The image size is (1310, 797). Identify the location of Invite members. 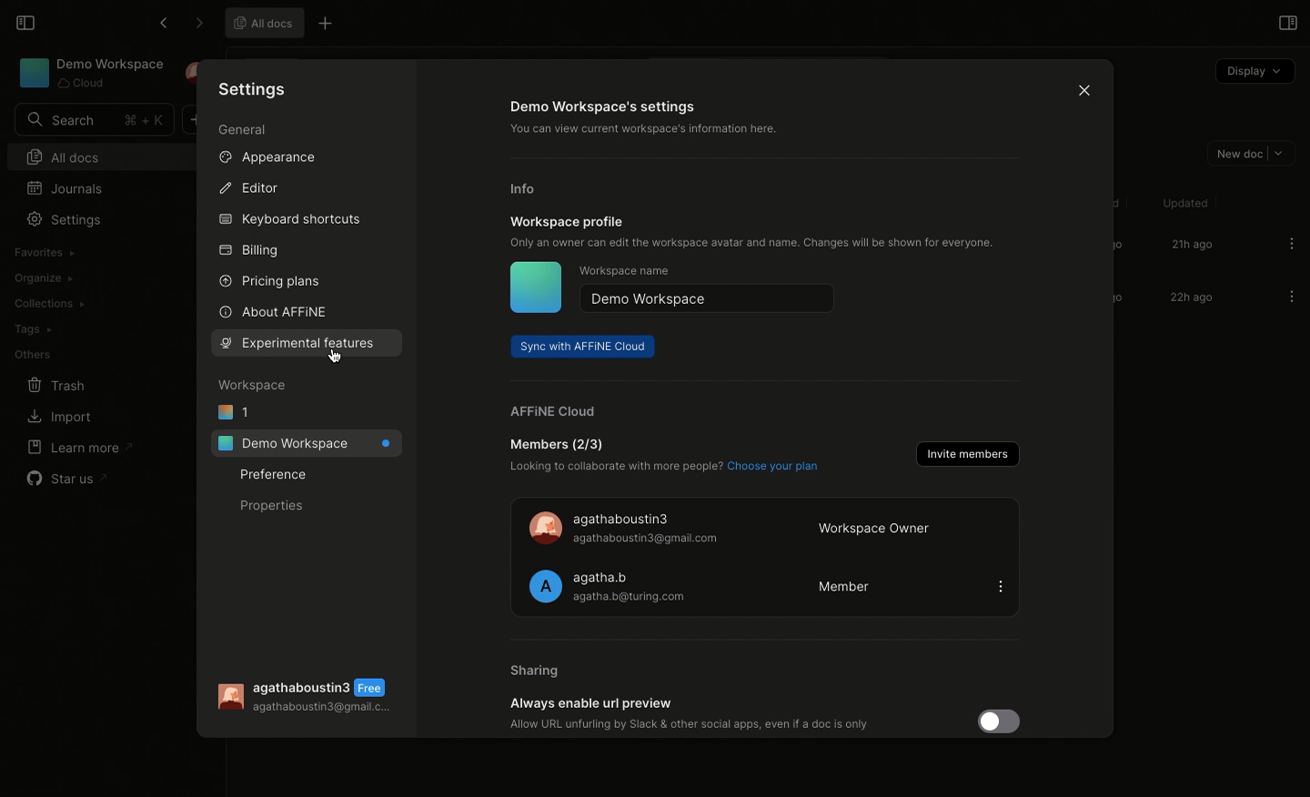
(965, 454).